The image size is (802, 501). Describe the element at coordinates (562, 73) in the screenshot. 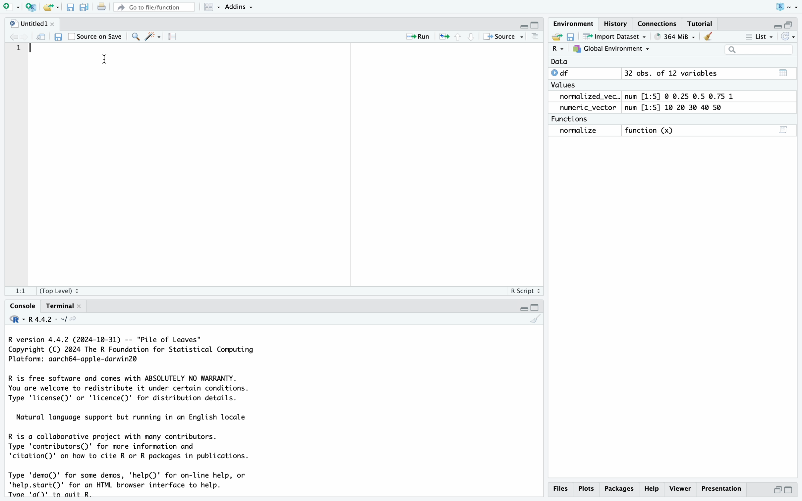

I see `df` at that location.